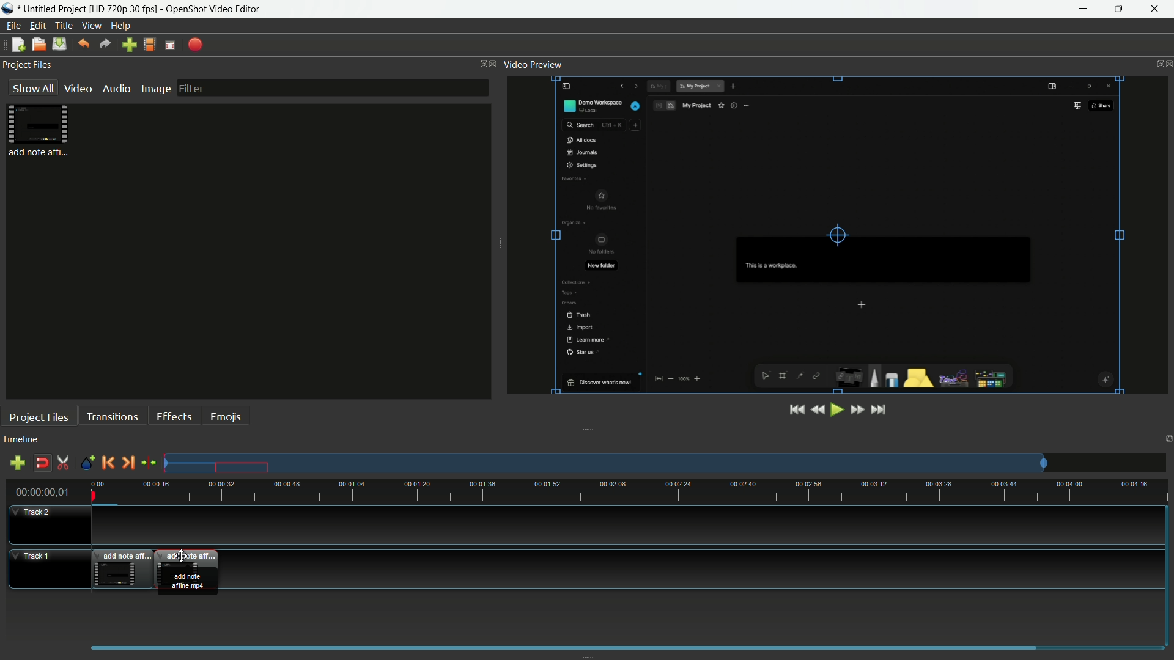  Describe the element at coordinates (816, 410) in the screenshot. I see `rewind` at that location.